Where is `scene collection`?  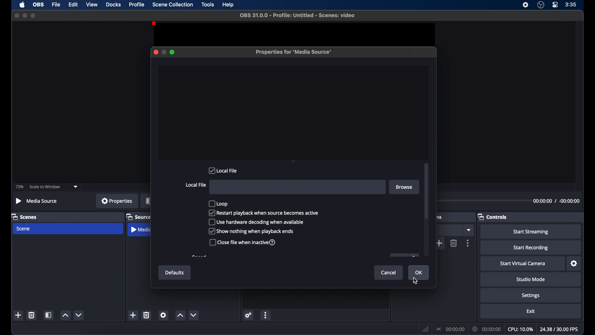
scene collection is located at coordinates (174, 4).